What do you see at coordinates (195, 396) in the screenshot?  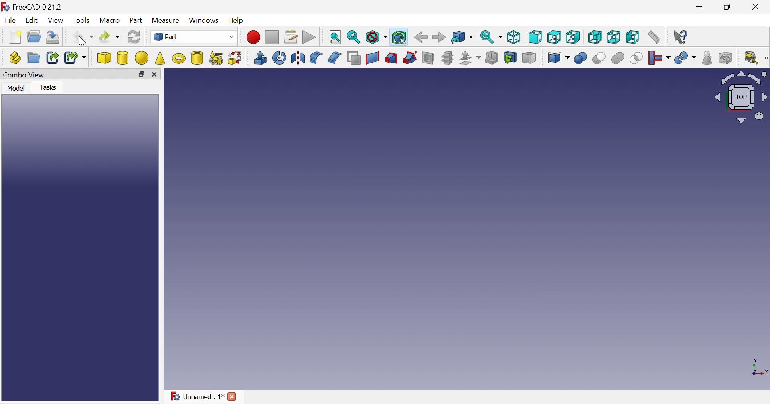 I see `Unnamed : 1*` at bounding box center [195, 396].